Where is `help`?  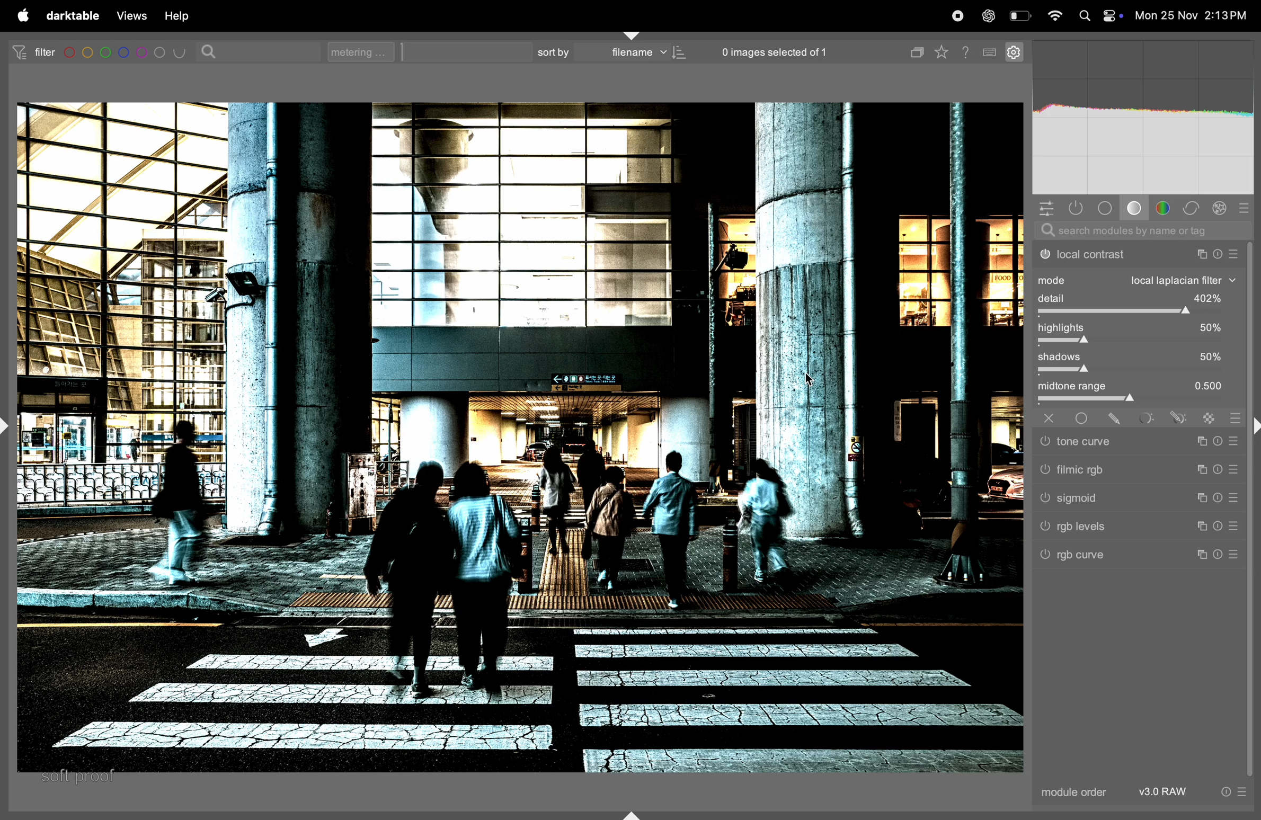 help is located at coordinates (967, 51).